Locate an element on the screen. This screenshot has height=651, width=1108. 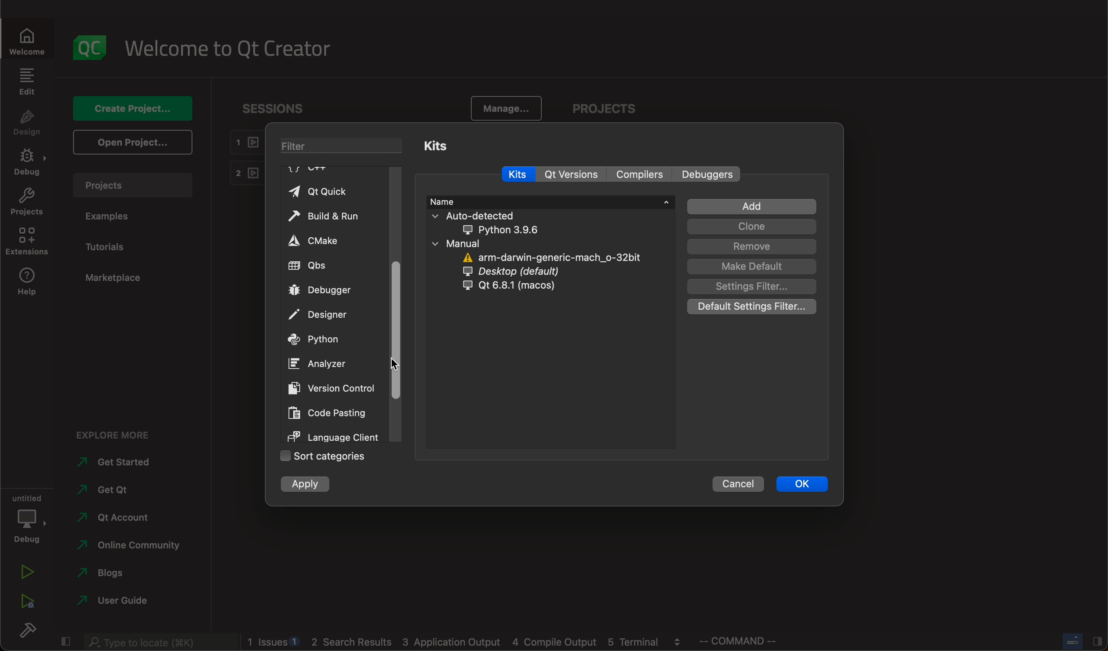
explore is located at coordinates (114, 437).